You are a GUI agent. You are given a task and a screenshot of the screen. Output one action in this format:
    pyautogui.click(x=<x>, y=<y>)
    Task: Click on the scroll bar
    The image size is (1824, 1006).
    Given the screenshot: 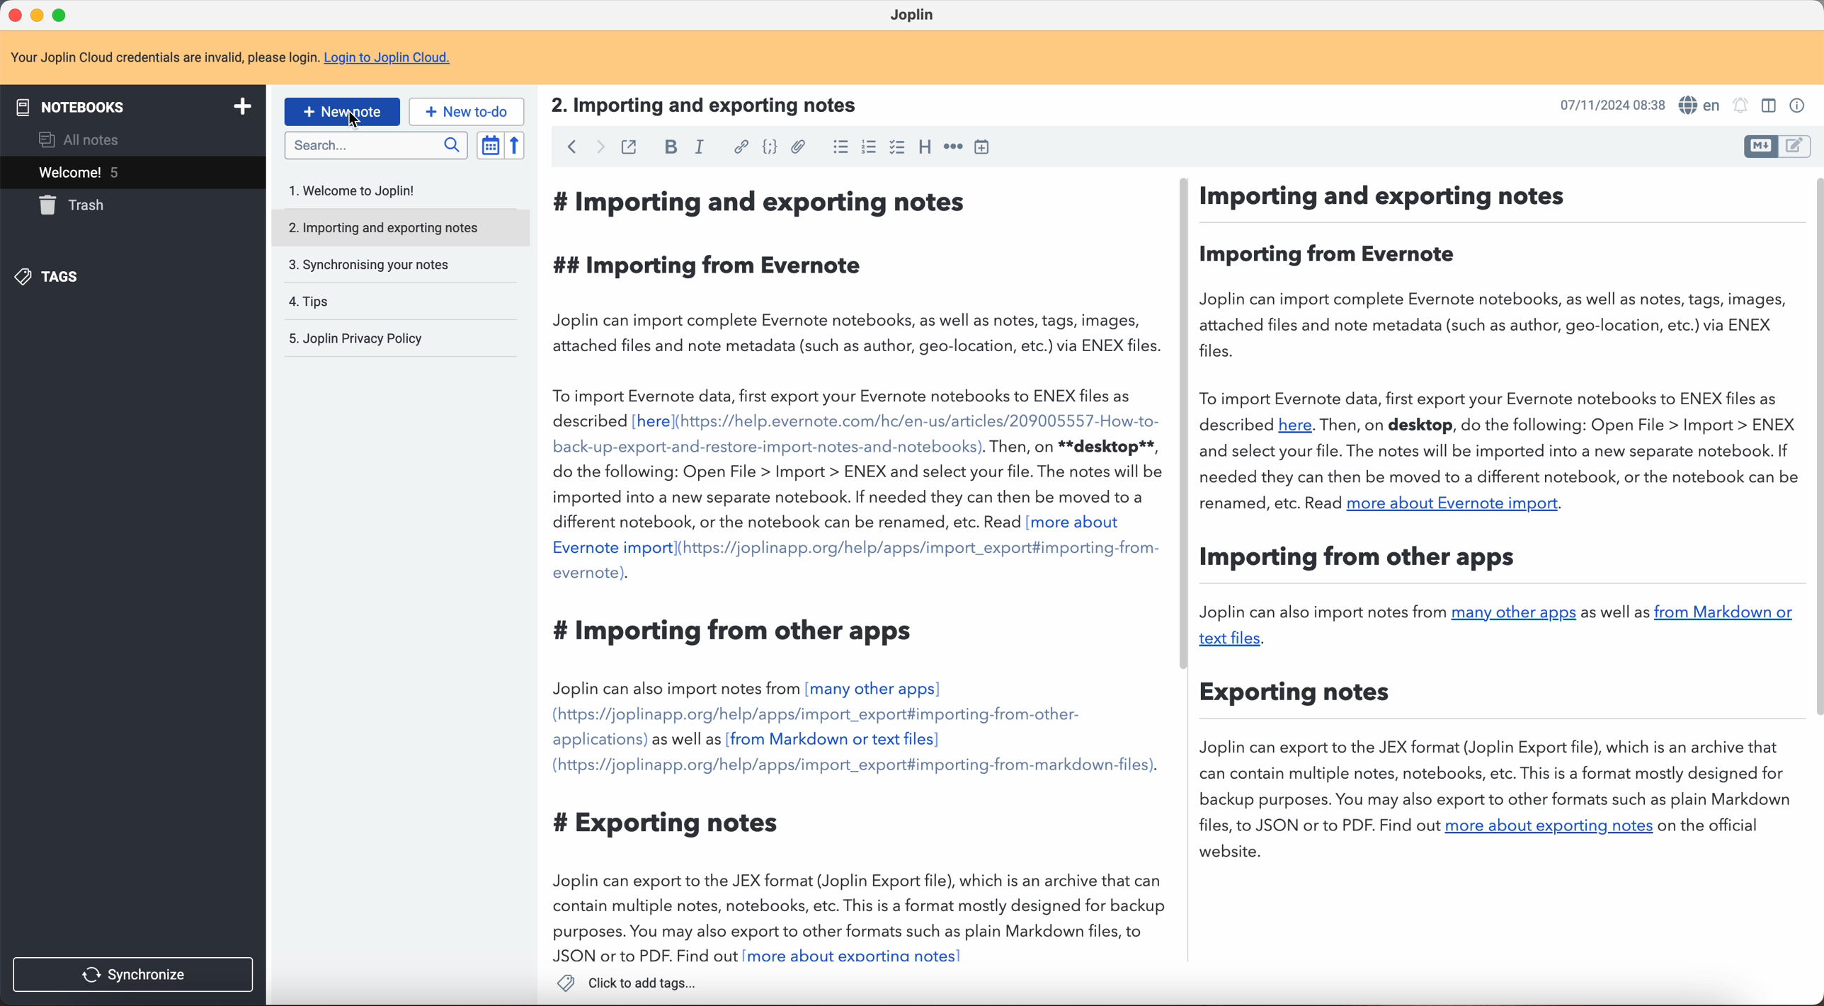 What is the action you would take?
    pyautogui.click(x=1813, y=446)
    